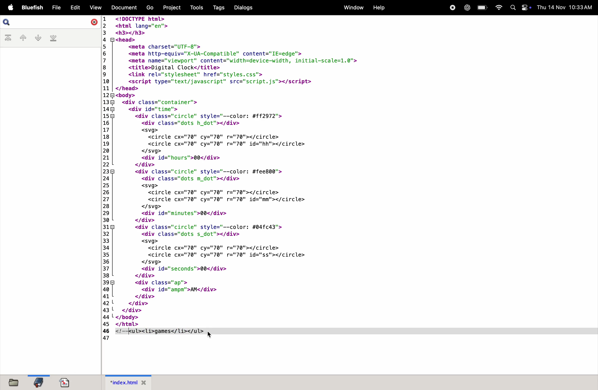 This screenshot has height=390, width=598. What do you see at coordinates (352, 8) in the screenshot?
I see `window` at bounding box center [352, 8].